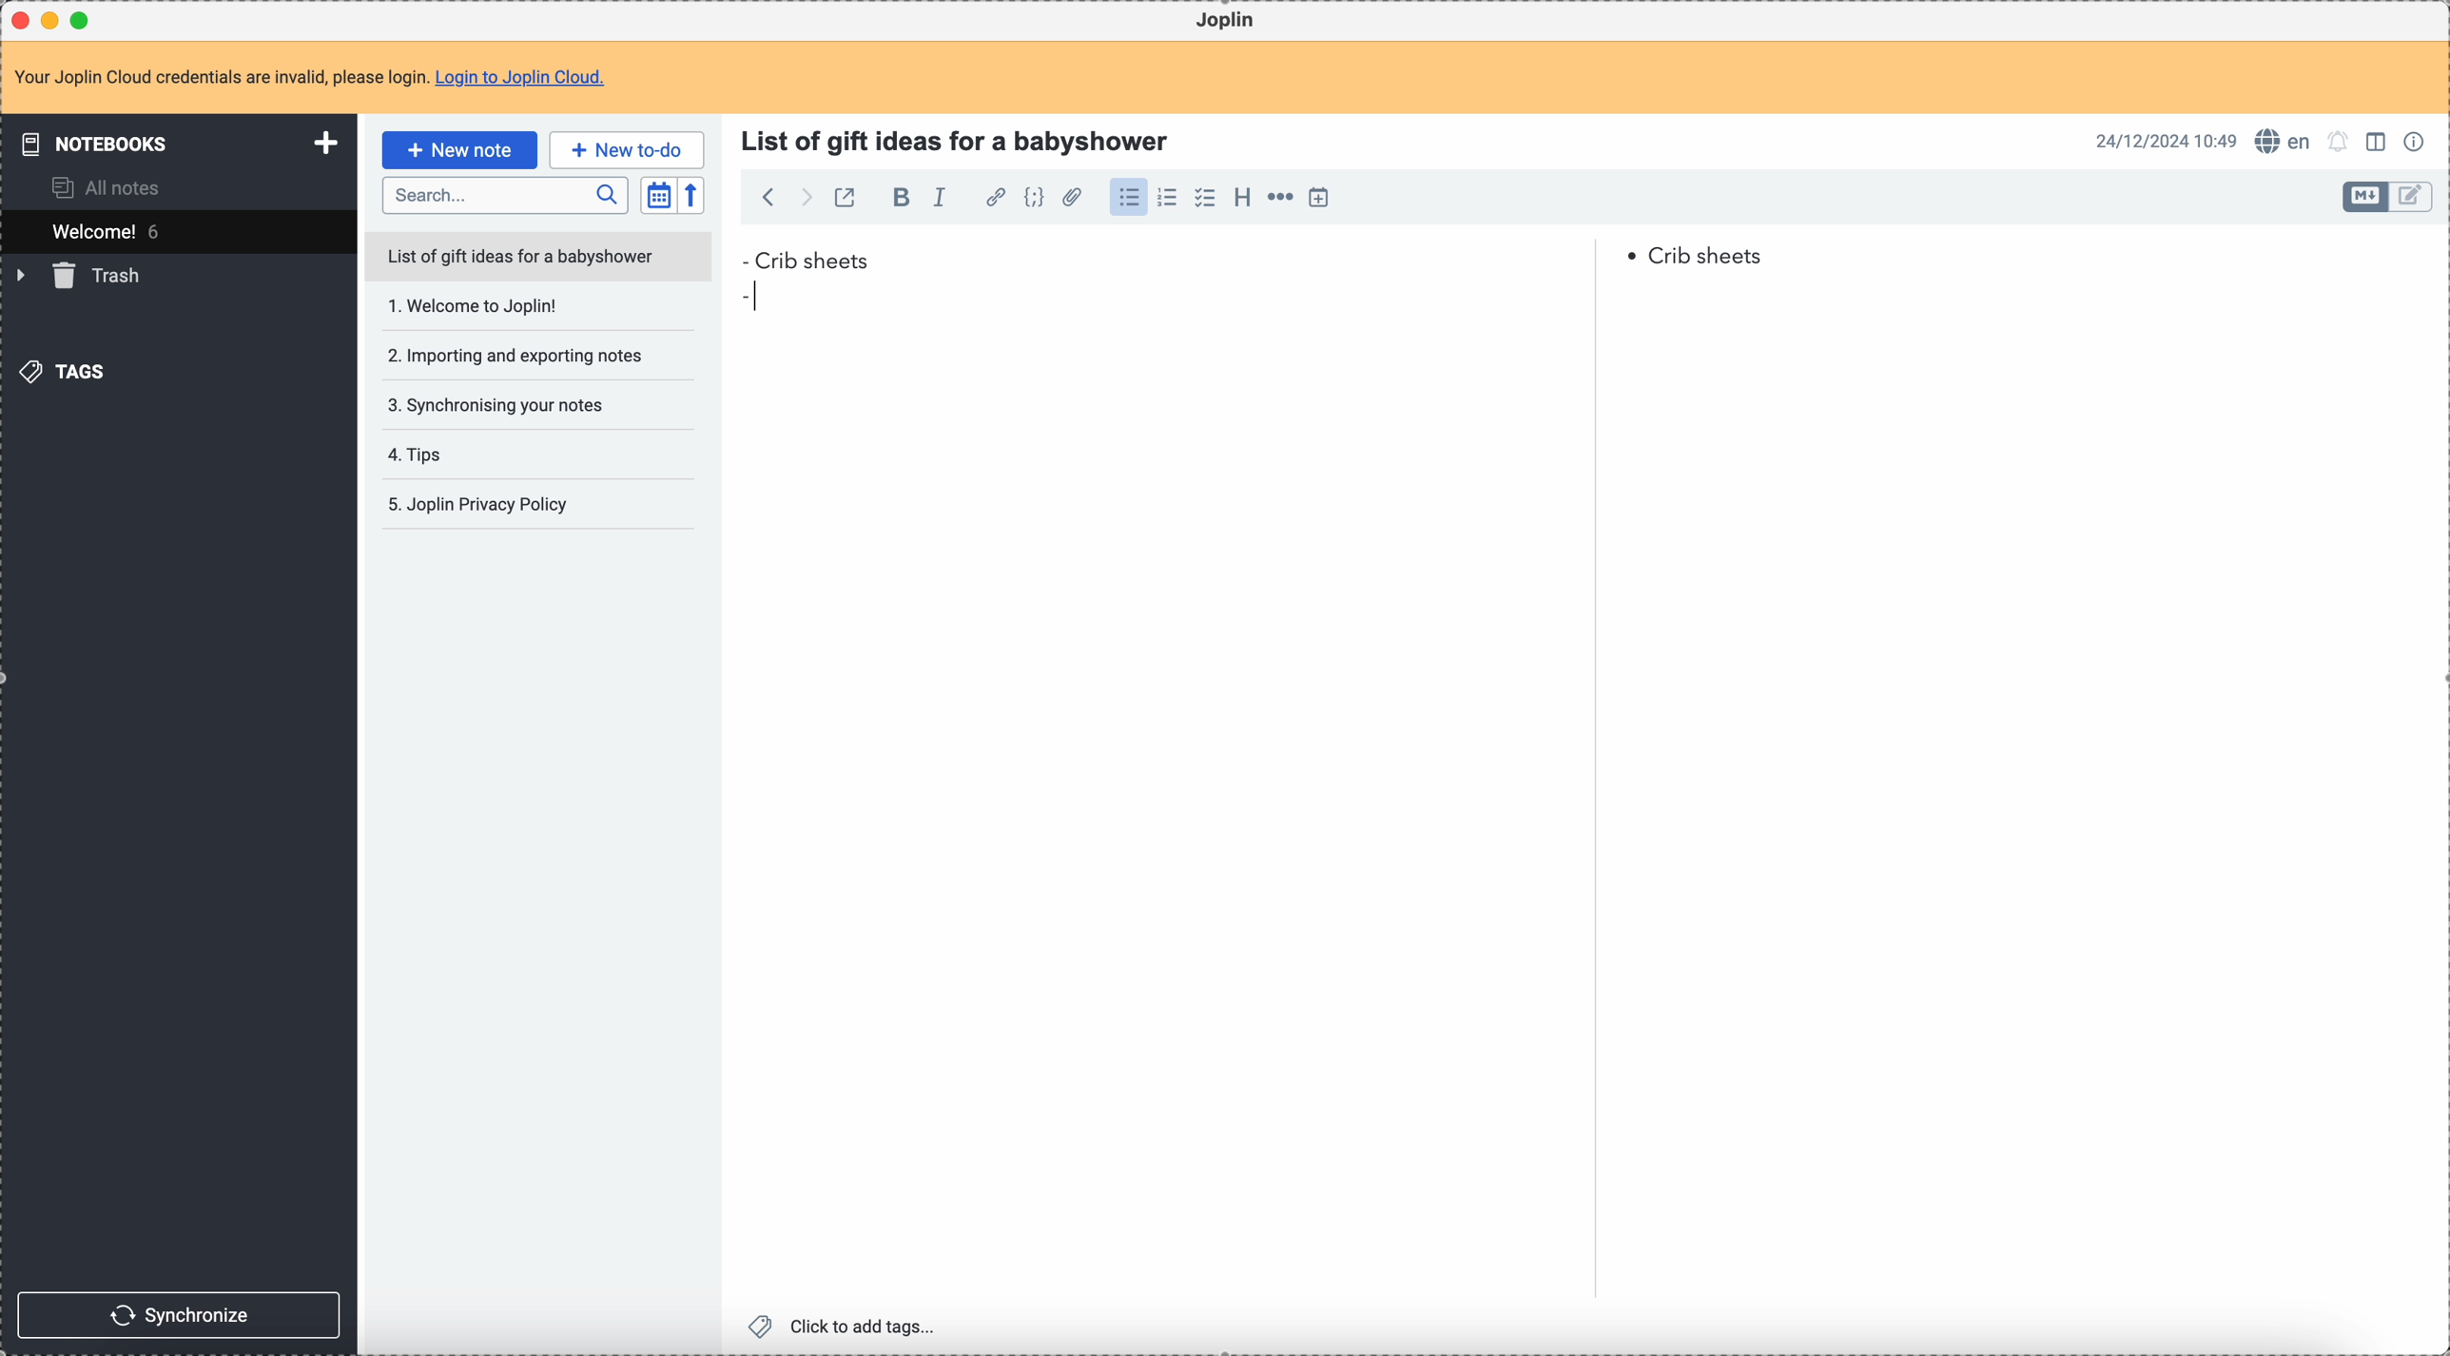  What do you see at coordinates (18, 20) in the screenshot?
I see `close Joplin` at bounding box center [18, 20].